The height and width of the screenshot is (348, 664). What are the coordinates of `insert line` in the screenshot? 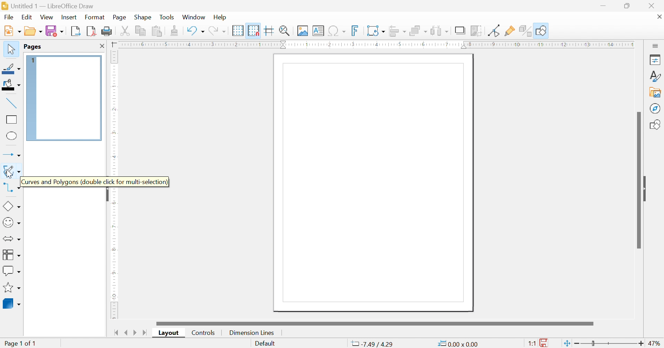 It's located at (12, 103).